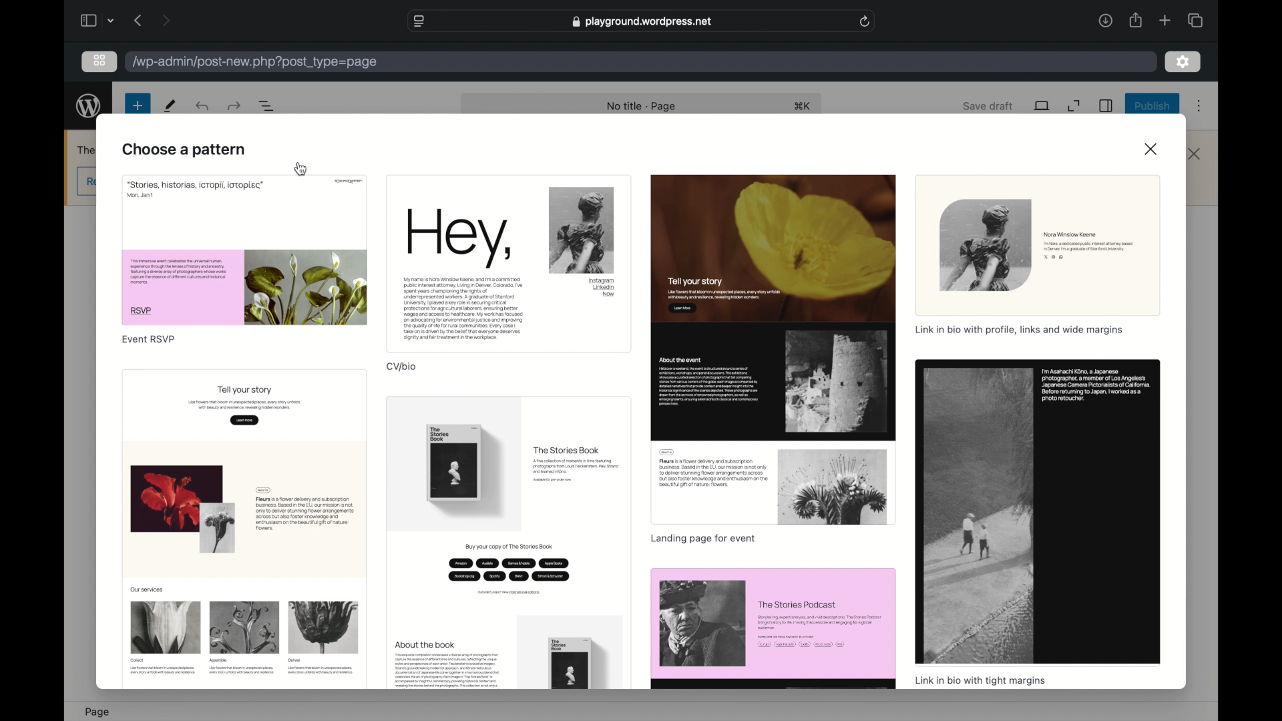  What do you see at coordinates (1038, 511) in the screenshot?
I see `preview` at bounding box center [1038, 511].